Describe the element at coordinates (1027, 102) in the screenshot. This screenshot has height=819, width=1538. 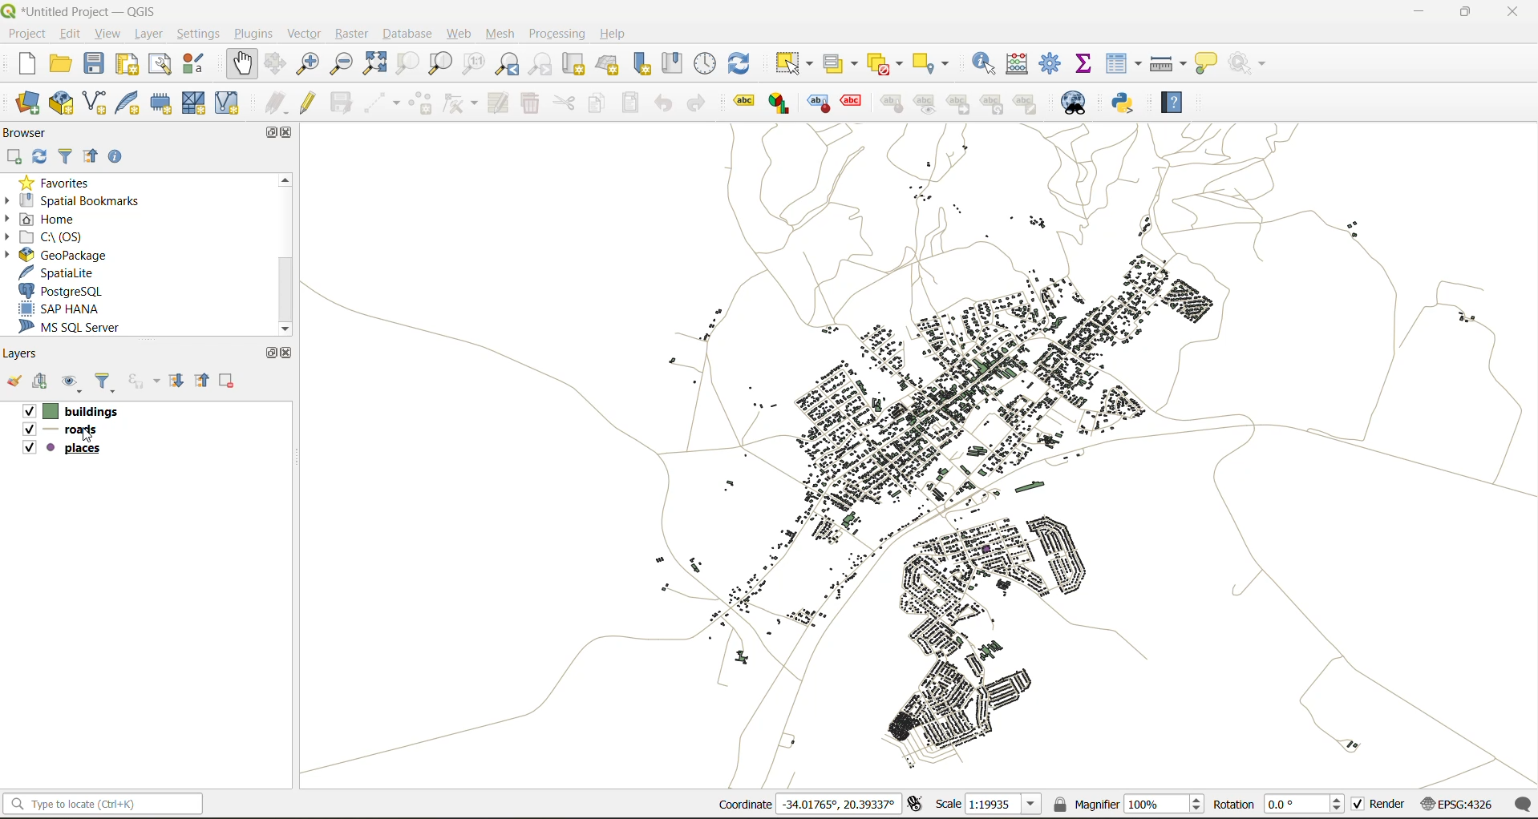
I see `change label properties` at that location.